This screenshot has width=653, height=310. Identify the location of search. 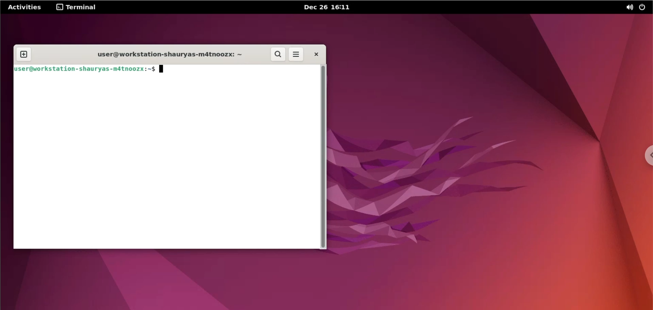
(277, 54).